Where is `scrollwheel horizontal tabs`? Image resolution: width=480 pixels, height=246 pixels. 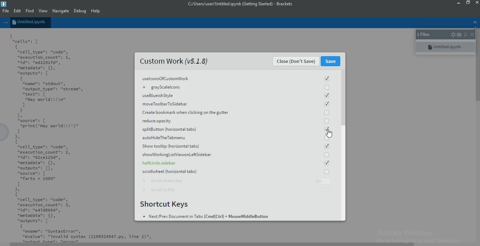 scrollwheel horizontal tabs is located at coordinates (234, 172).